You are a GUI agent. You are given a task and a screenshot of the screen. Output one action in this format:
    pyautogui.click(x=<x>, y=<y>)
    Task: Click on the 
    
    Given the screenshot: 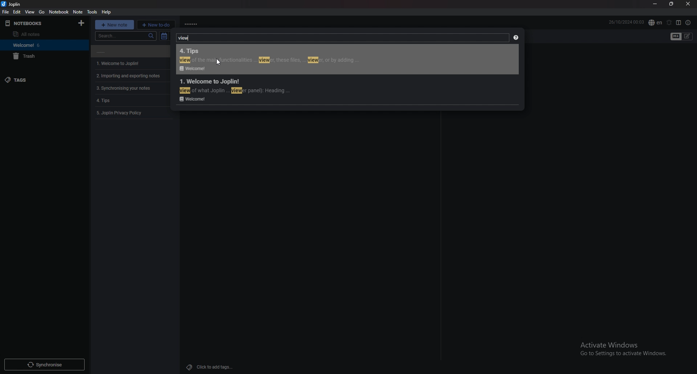 What is the action you would take?
    pyautogui.click(x=219, y=62)
    